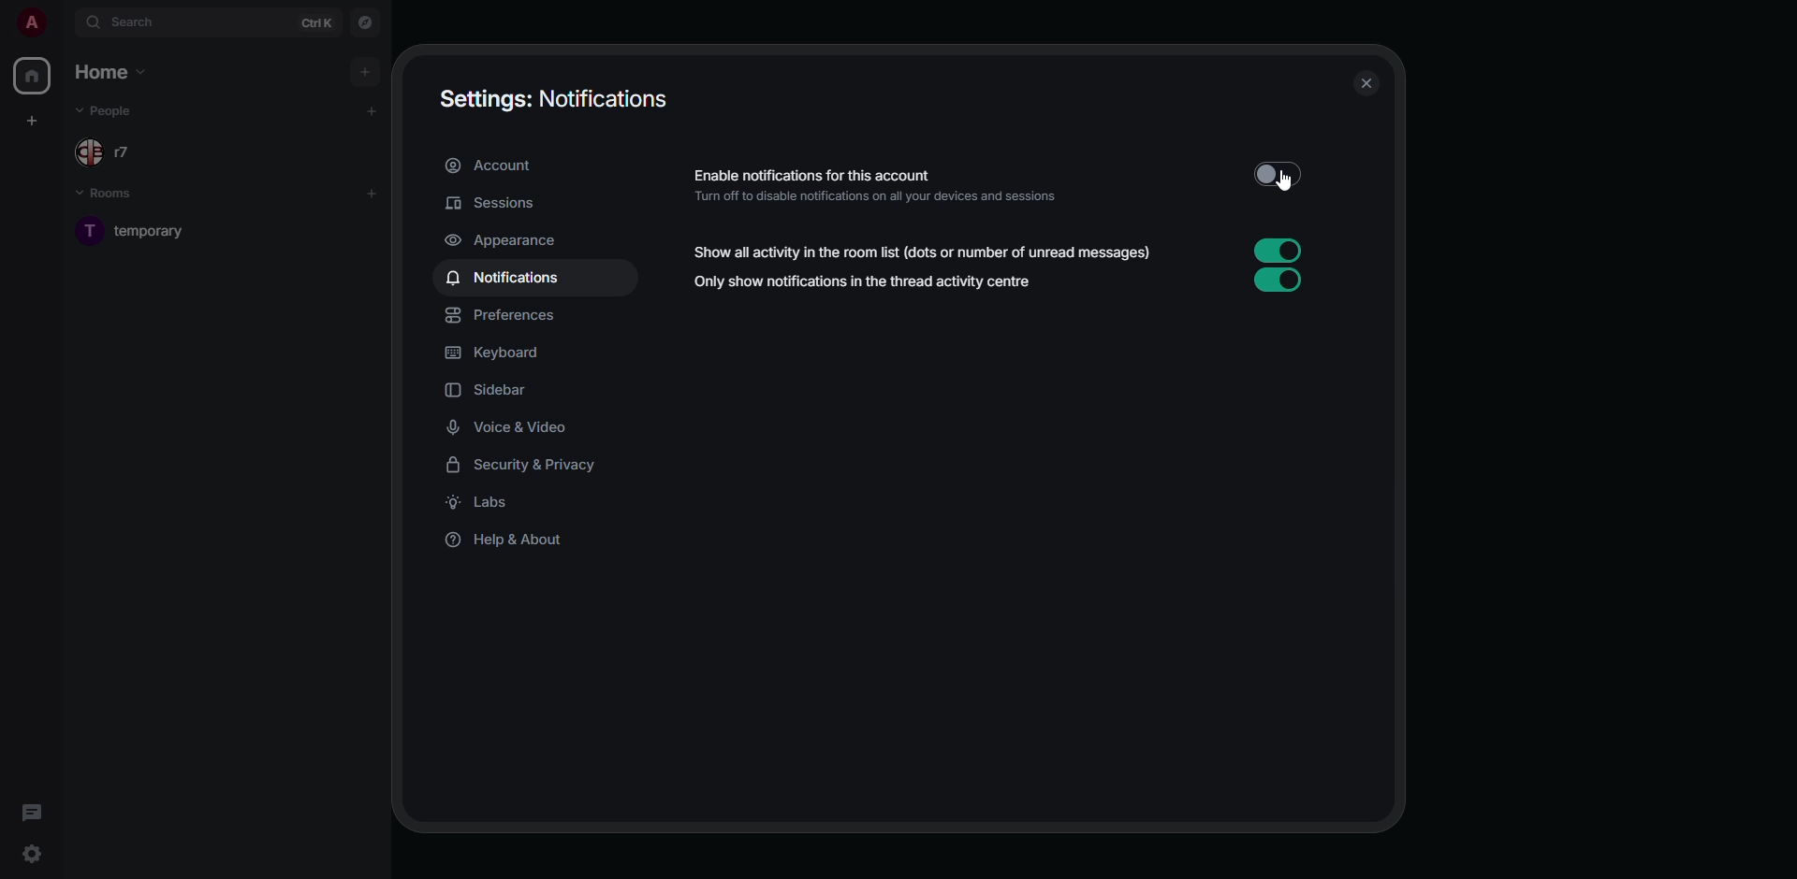  I want to click on enable/disable, so click(1277, 250).